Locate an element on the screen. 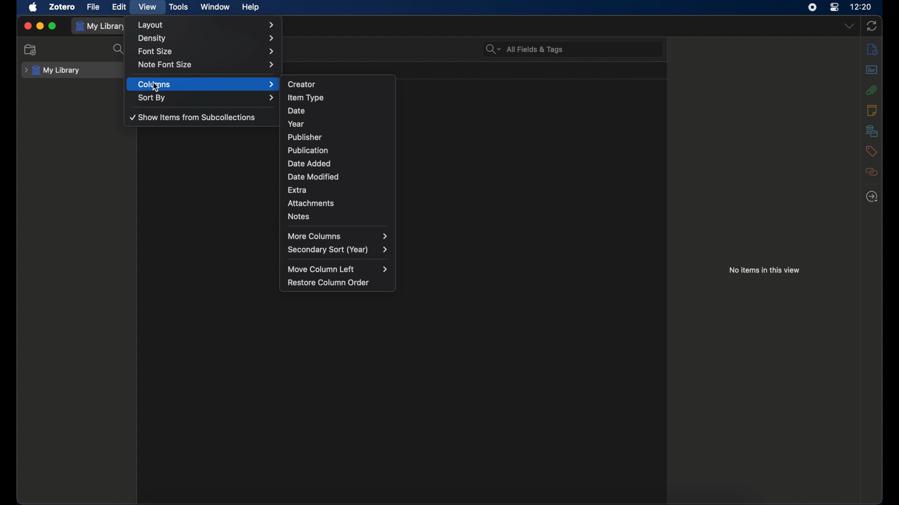  year is located at coordinates (296, 123).